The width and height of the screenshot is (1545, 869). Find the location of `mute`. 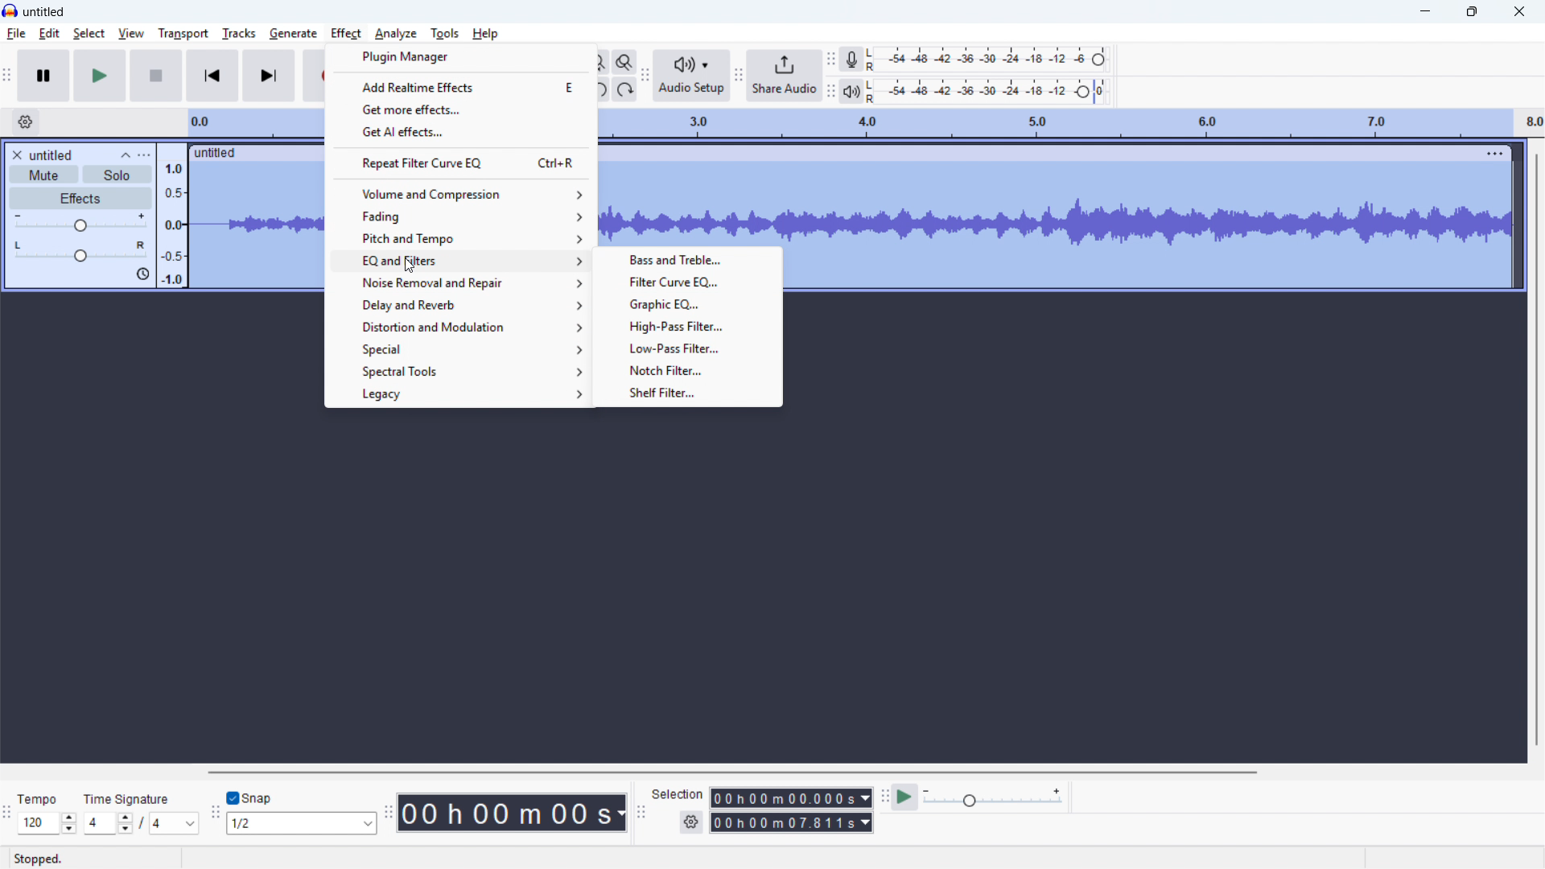

mute is located at coordinates (44, 175).